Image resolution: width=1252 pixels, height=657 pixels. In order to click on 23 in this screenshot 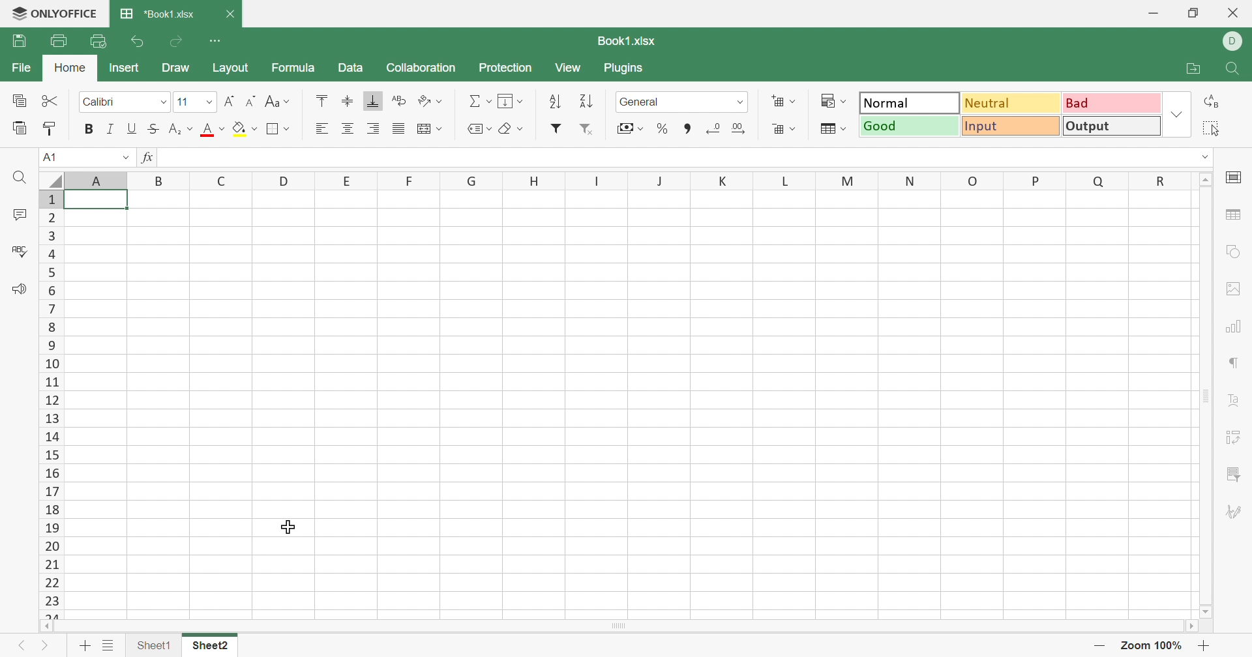, I will do `click(52, 600)`.